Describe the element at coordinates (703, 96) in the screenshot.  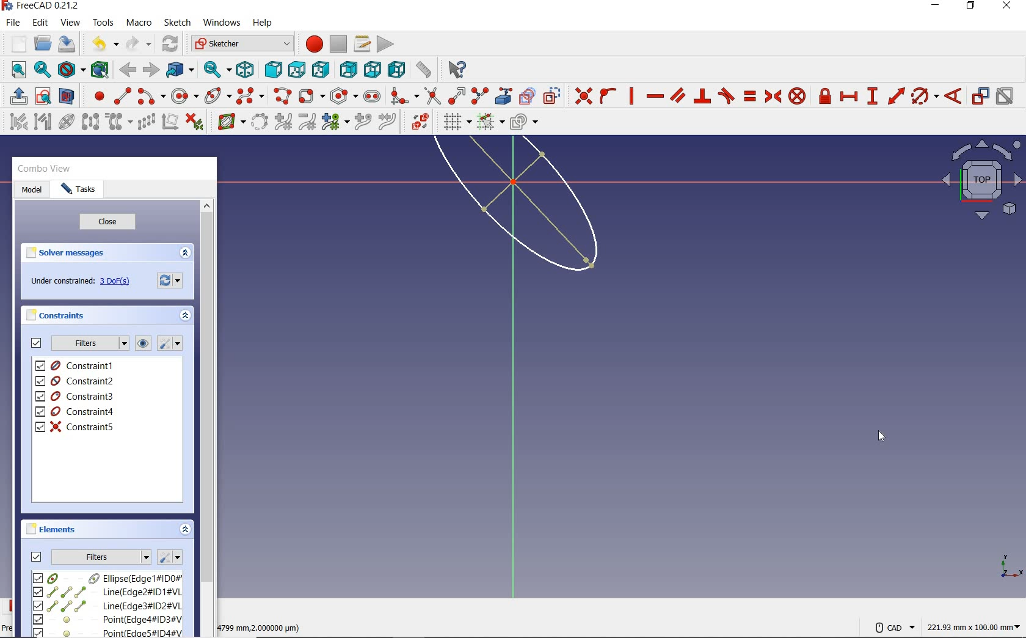
I see `constrain perpendicular` at that location.